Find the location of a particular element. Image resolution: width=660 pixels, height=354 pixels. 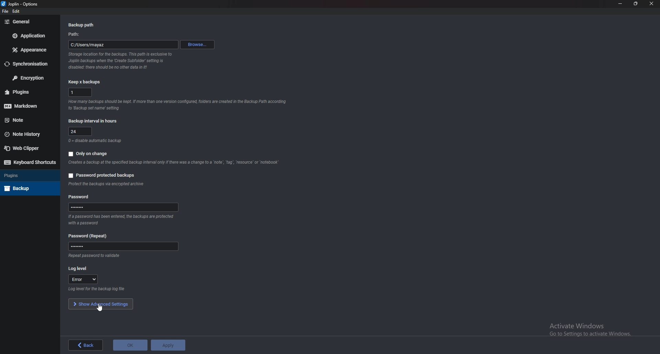

Appearance is located at coordinates (30, 50).